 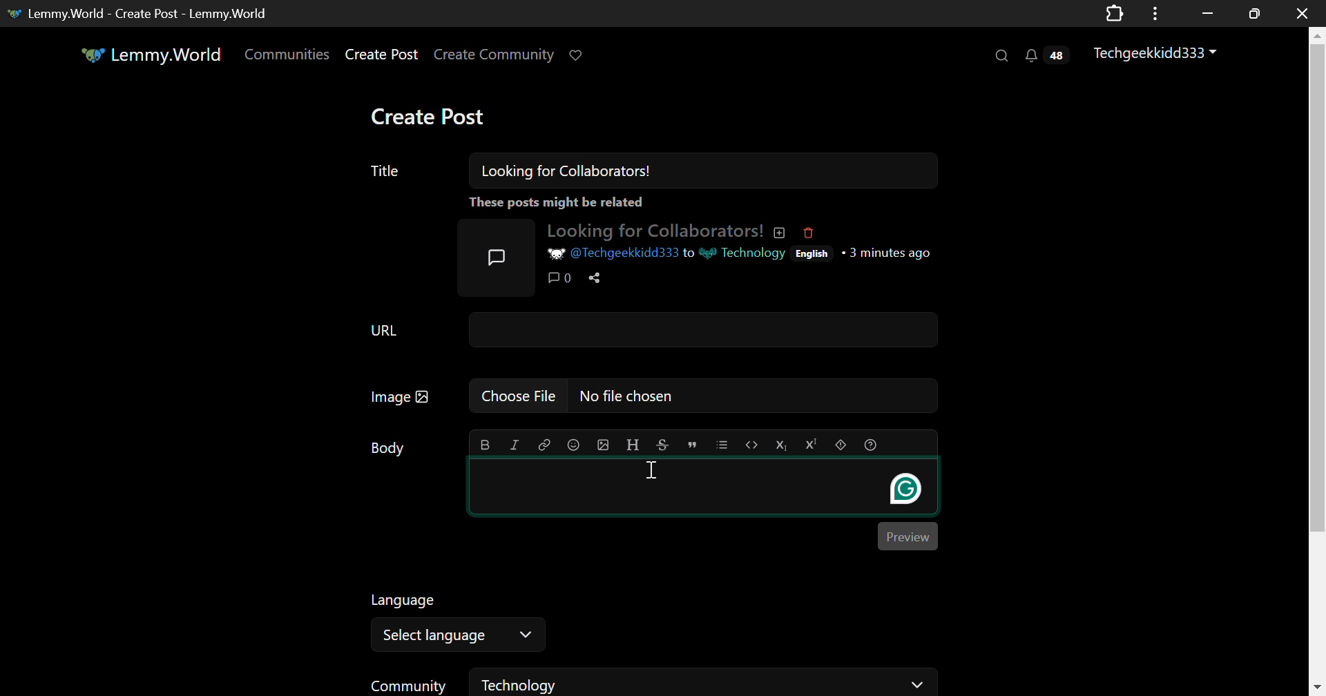 What do you see at coordinates (431, 115) in the screenshot?
I see `Create Post ` at bounding box center [431, 115].